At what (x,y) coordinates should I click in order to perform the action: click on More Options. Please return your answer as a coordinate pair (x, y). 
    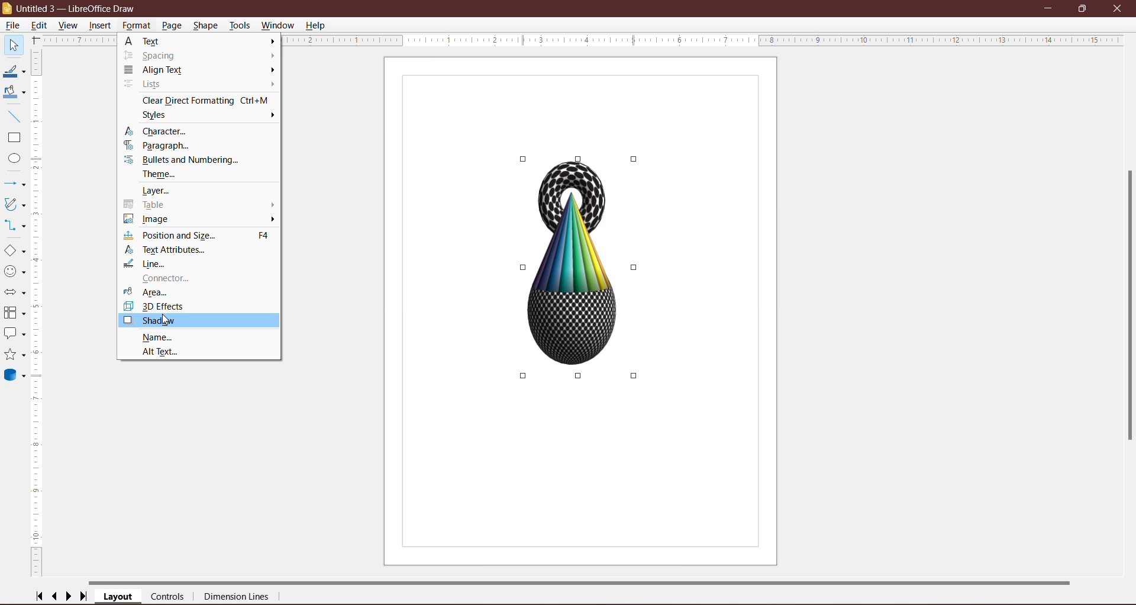
    Looking at the image, I should click on (271, 63).